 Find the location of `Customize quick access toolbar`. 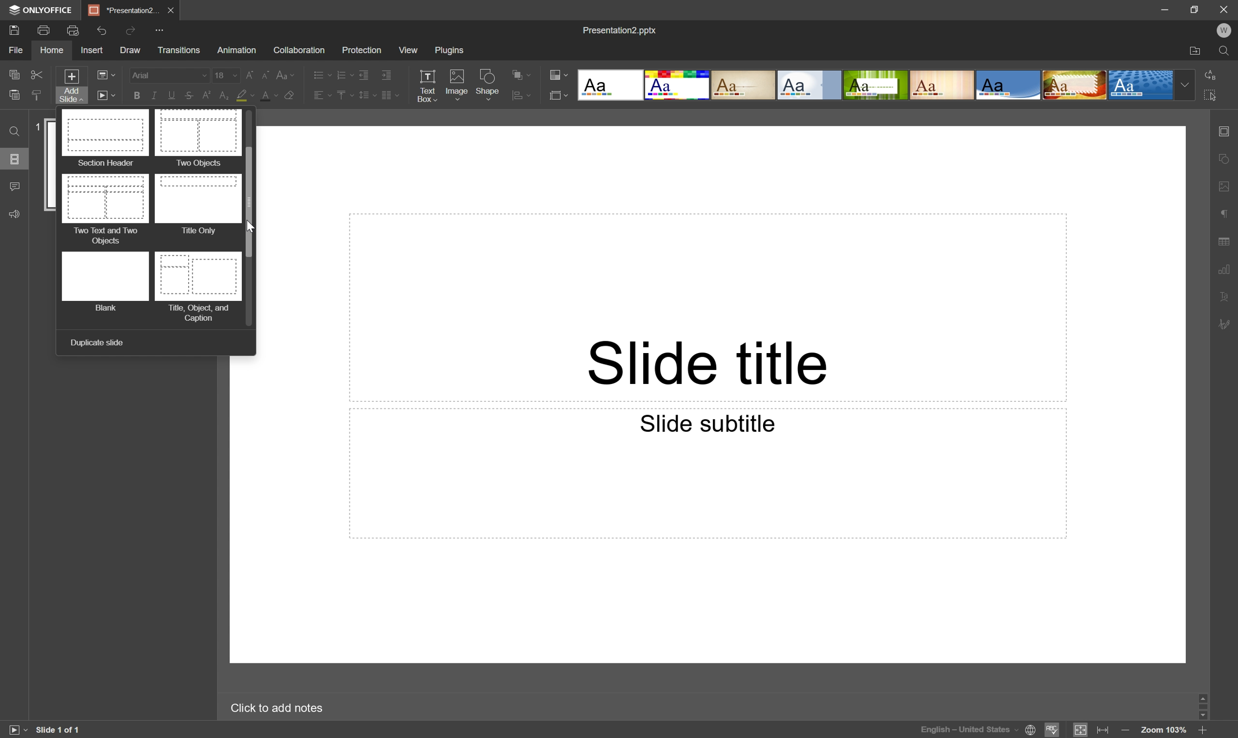

Customize quick access toolbar is located at coordinates (162, 29).